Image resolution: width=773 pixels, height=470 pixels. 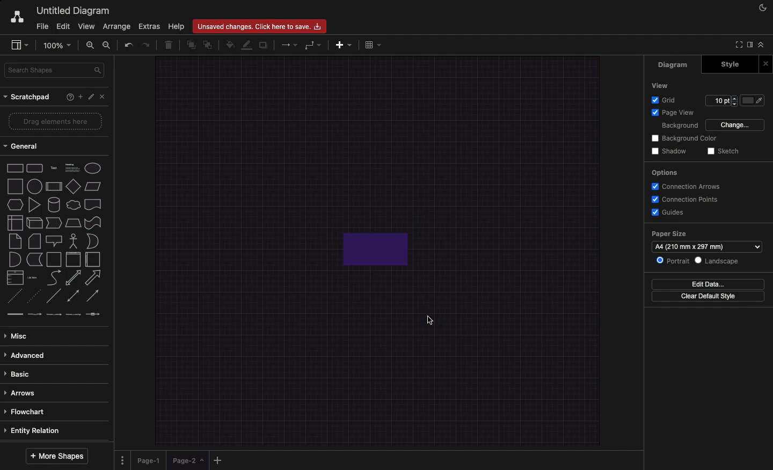 What do you see at coordinates (150, 458) in the screenshot?
I see `Page 1` at bounding box center [150, 458].